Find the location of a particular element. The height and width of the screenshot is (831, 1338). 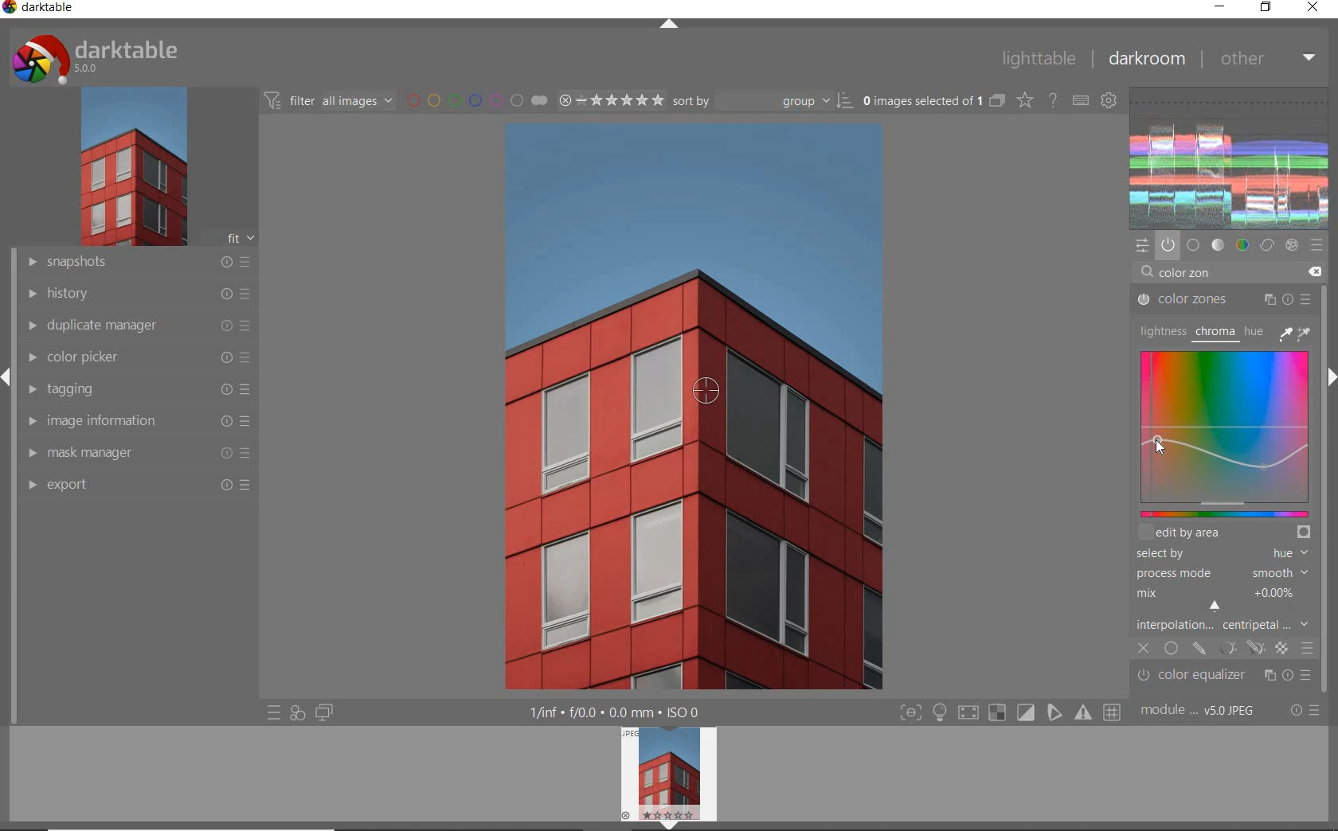

MASK OPTIONS is located at coordinates (1239, 648).